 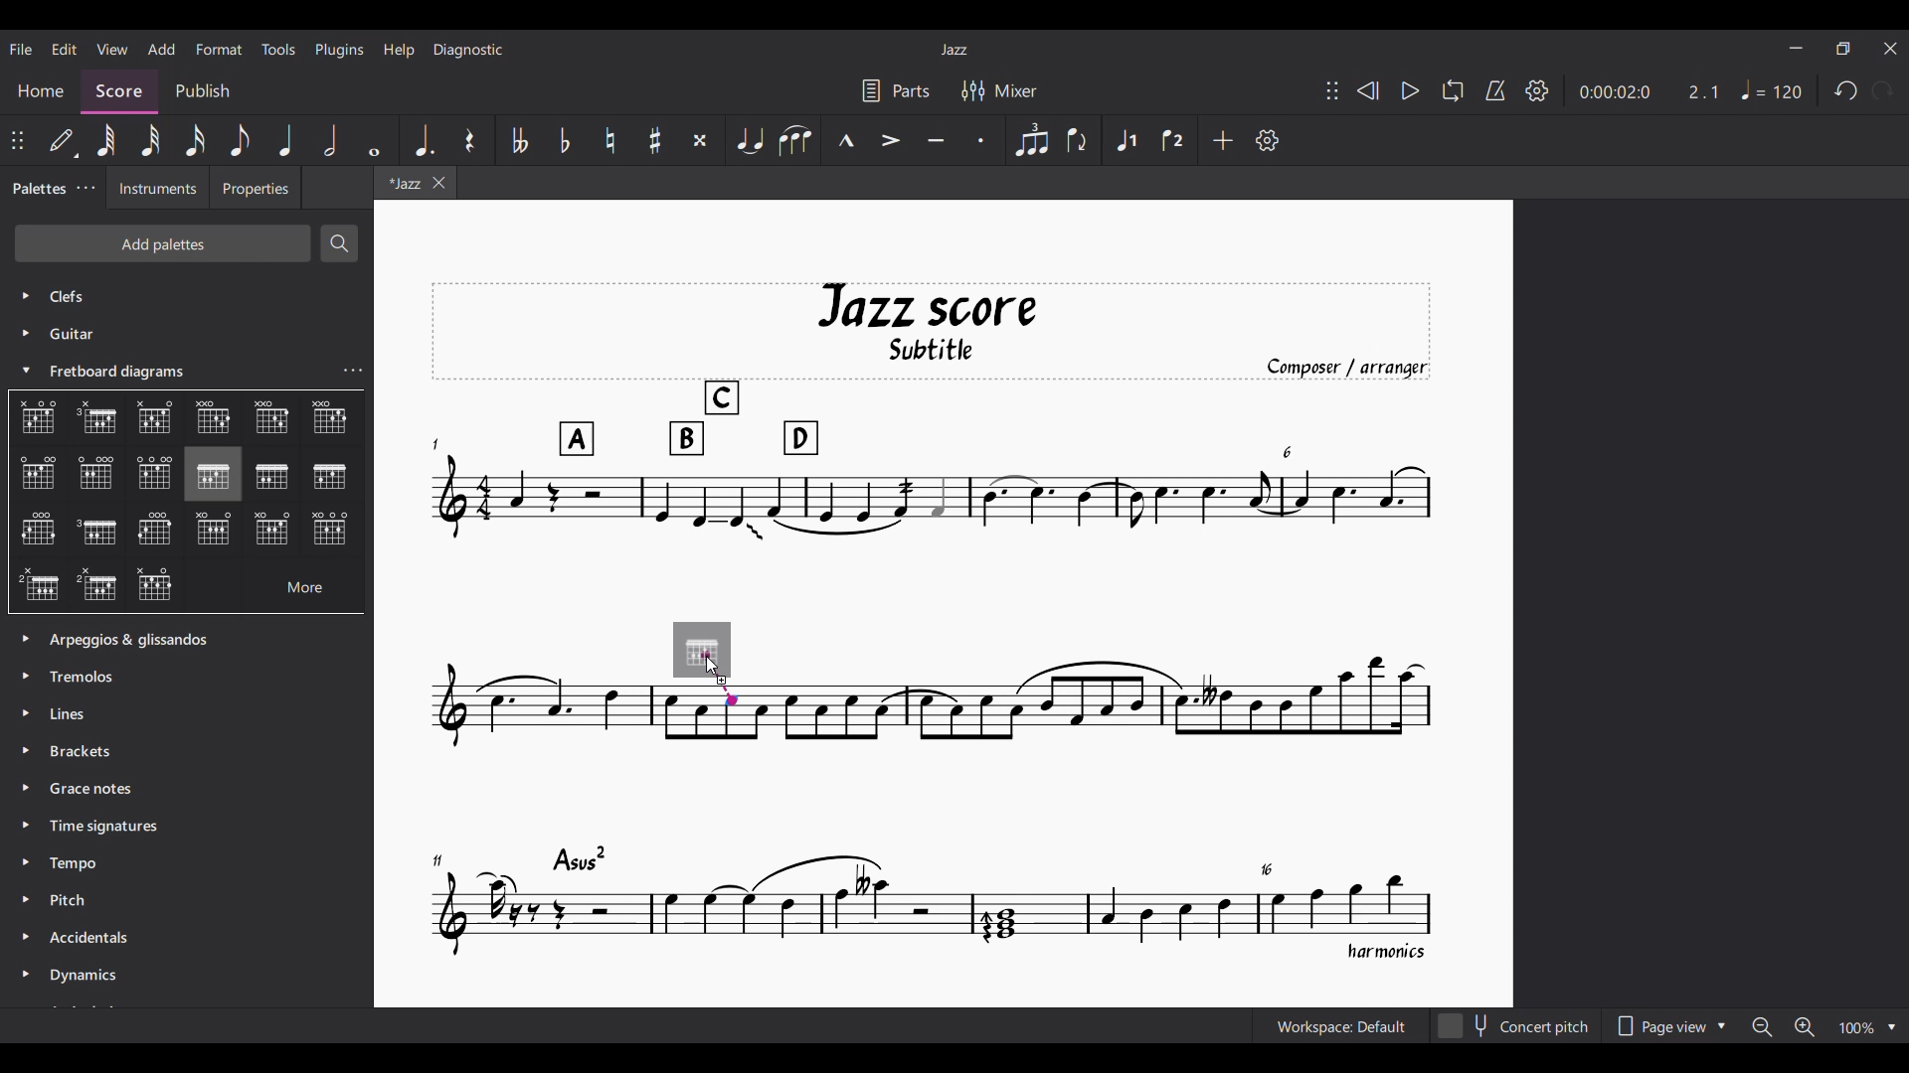 What do you see at coordinates (203, 90) in the screenshot?
I see `Publish` at bounding box center [203, 90].